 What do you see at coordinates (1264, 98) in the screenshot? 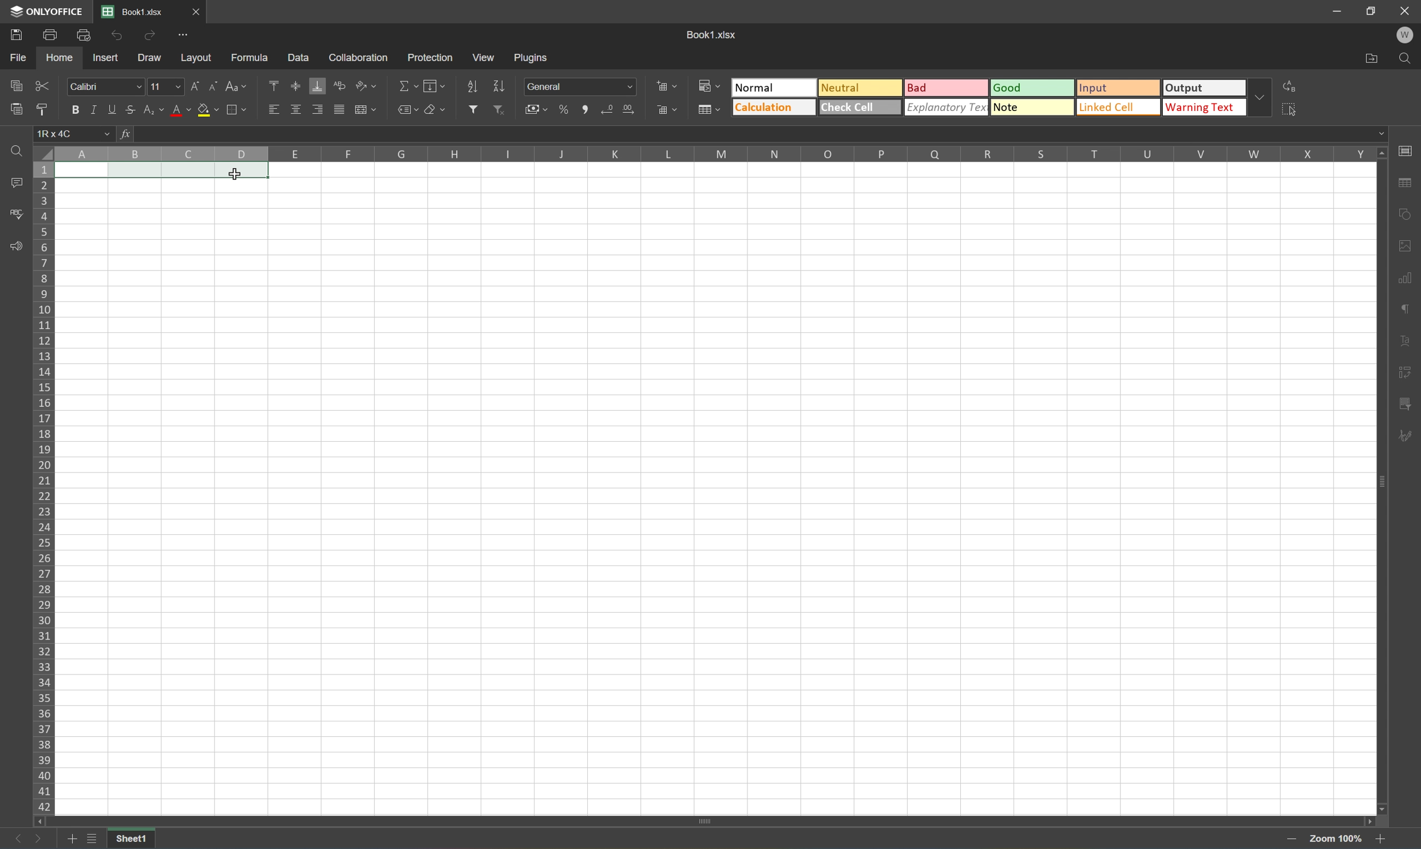
I see `Drop down` at bounding box center [1264, 98].